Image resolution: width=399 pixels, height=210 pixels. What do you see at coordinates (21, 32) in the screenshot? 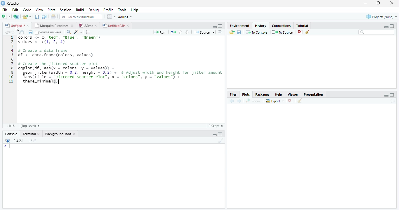
I see `Show in new window` at bounding box center [21, 32].